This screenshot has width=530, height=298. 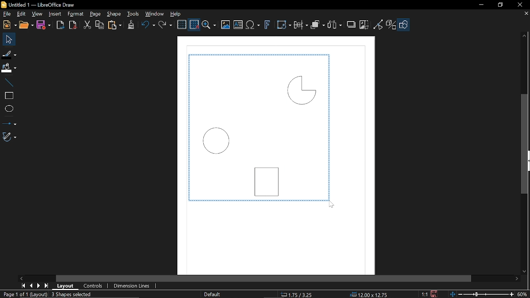 I want to click on REstore down, so click(x=501, y=6).